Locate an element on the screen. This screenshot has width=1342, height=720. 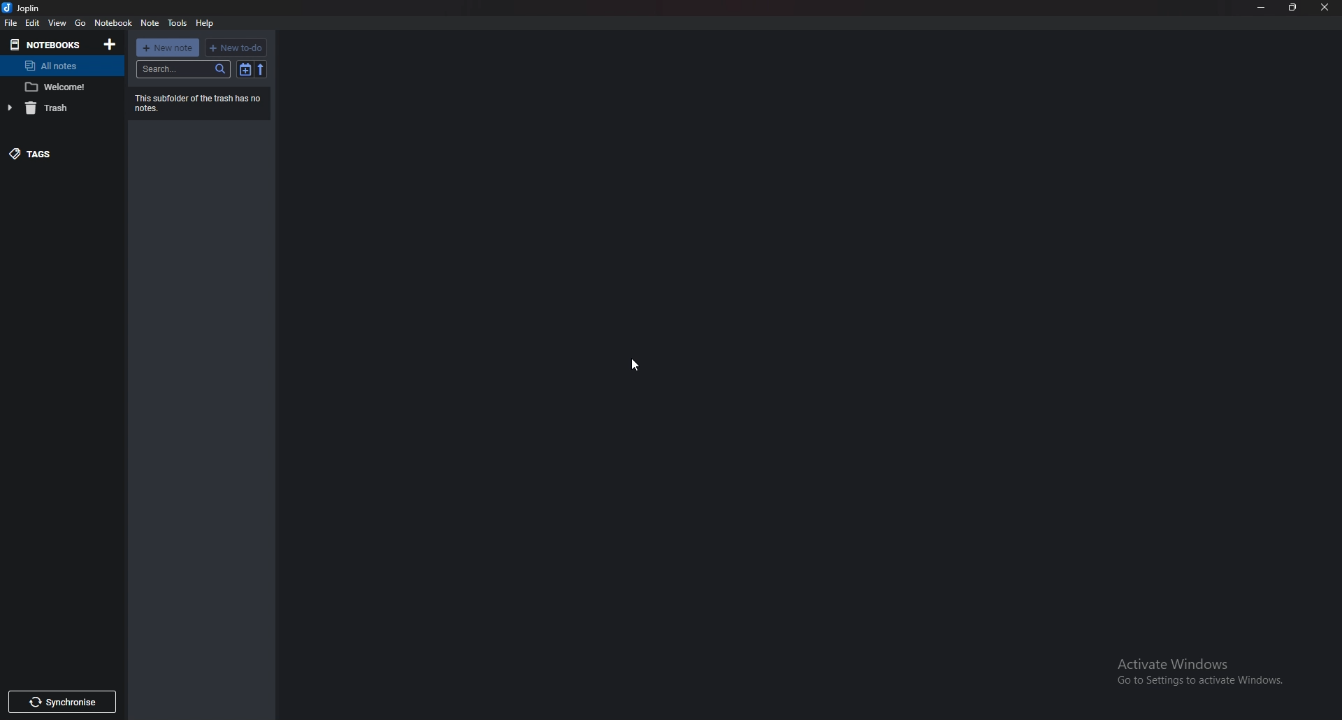
new todo is located at coordinates (235, 47).